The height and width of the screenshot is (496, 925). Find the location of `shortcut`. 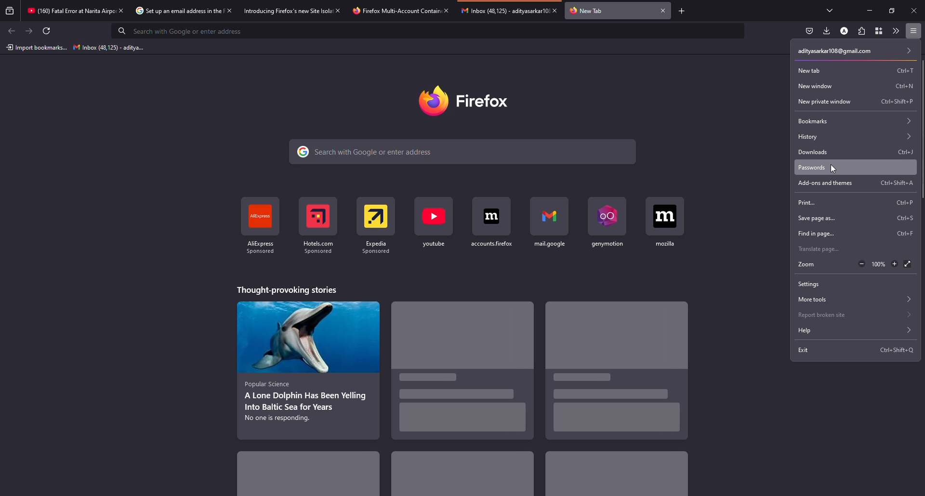

shortcut is located at coordinates (550, 224).